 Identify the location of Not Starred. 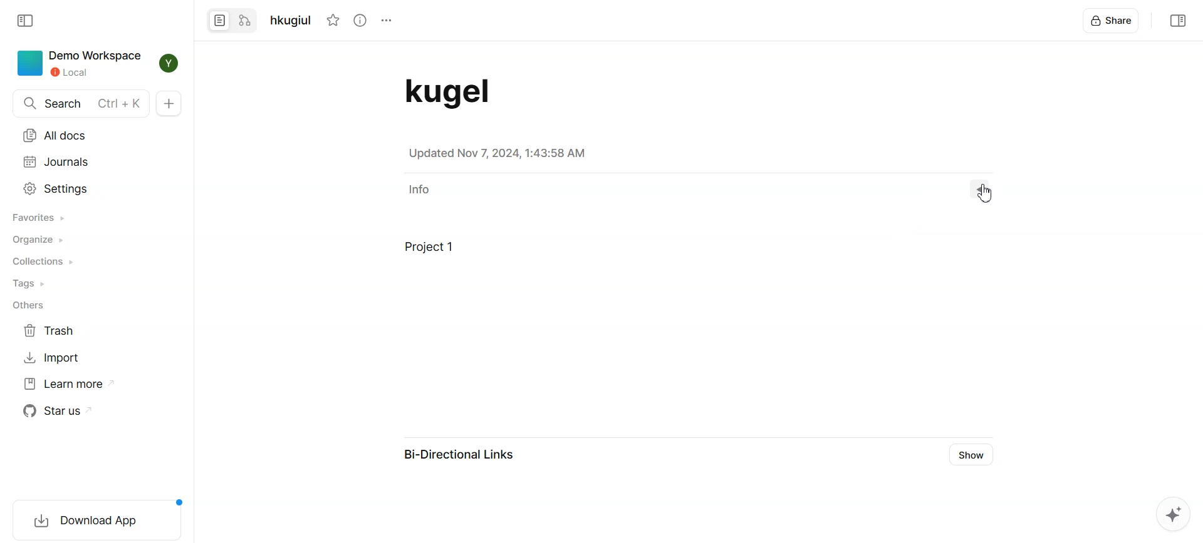
(334, 20).